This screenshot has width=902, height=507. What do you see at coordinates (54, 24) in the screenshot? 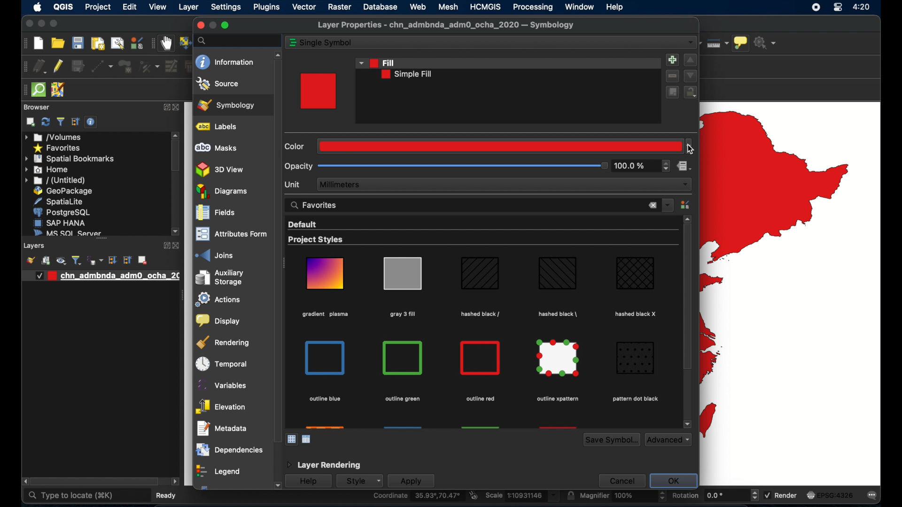
I see `maximizing` at bounding box center [54, 24].